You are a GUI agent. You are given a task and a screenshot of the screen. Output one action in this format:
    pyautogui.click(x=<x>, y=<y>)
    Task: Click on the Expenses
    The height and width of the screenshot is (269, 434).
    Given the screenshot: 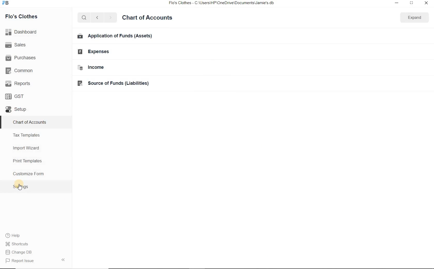 What is the action you would take?
    pyautogui.click(x=94, y=50)
    